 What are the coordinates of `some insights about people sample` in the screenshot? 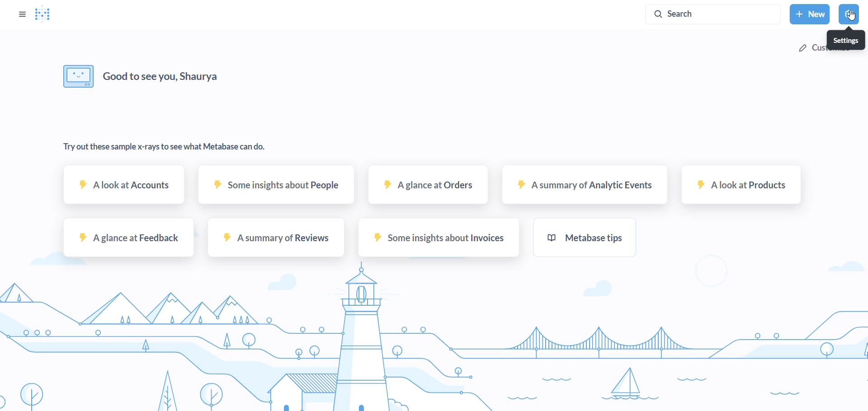 It's located at (278, 187).